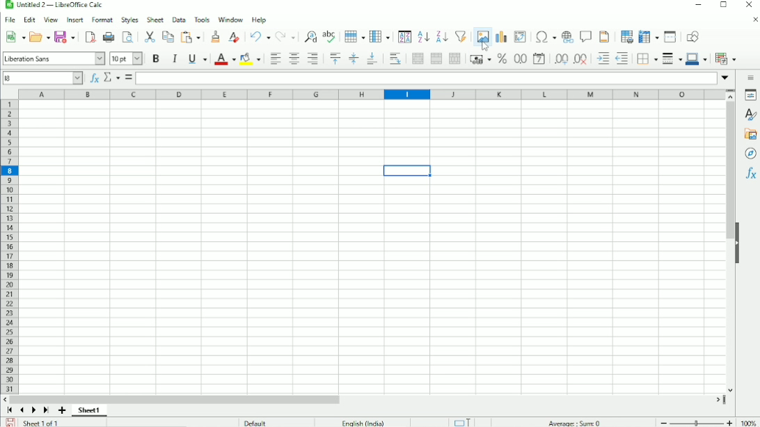  I want to click on Paste, so click(191, 36).